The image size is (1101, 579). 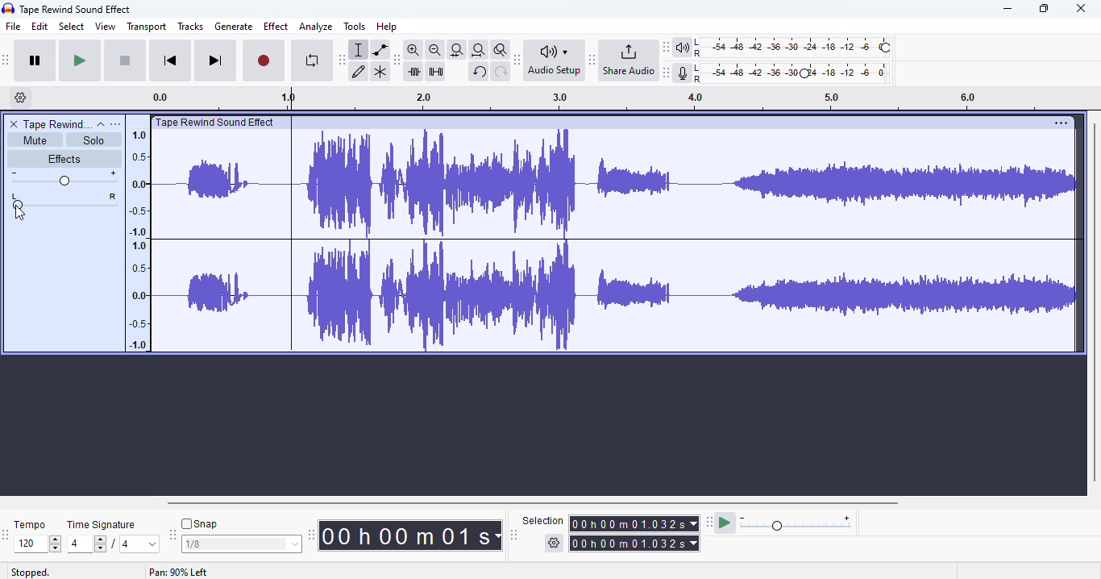 I want to click on stop, so click(x=125, y=61).